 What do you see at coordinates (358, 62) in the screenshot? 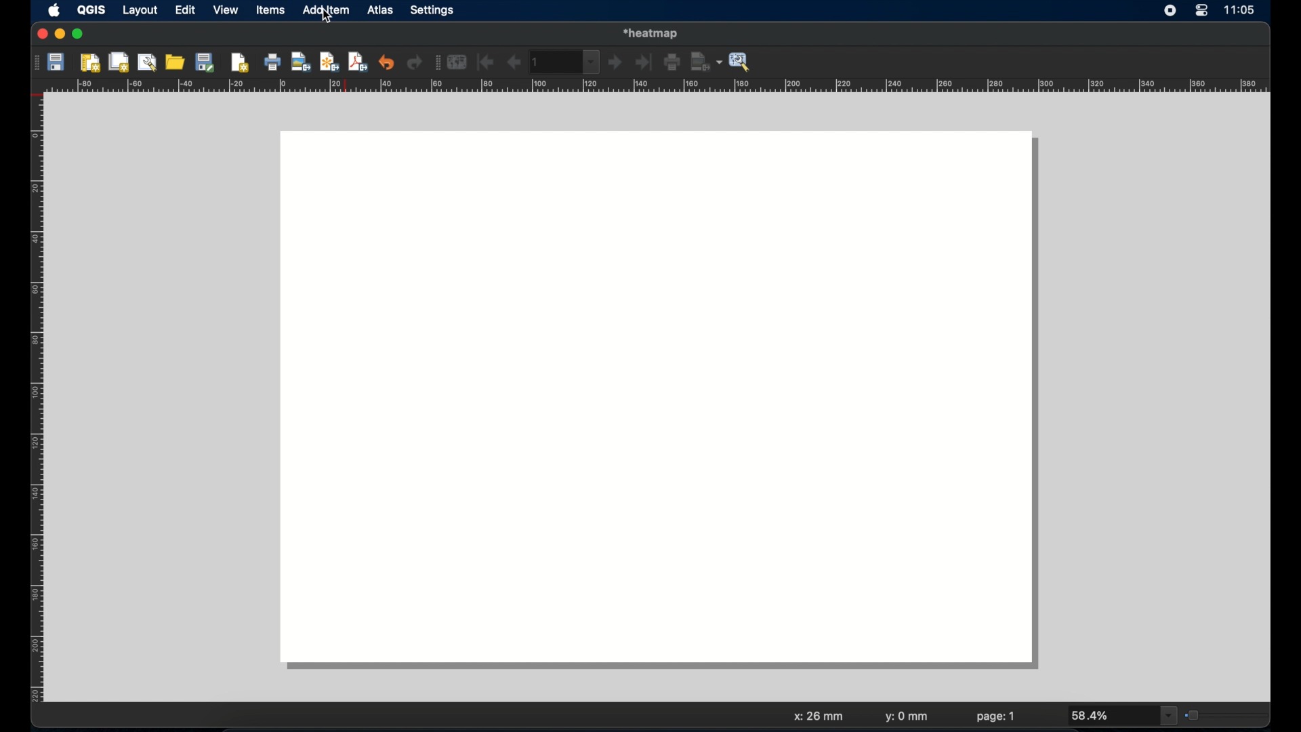
I see `export as pdf` at bounding box center [358, 62].